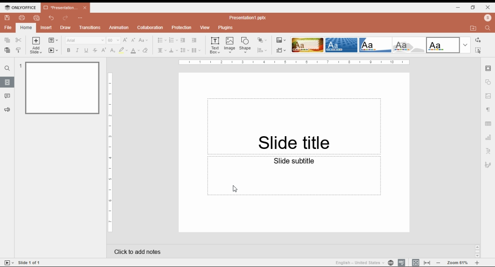 This screenshot has width=495, height=267. Describe the element at coordinates (181, 28) in the screenshot. I see `protection` at that location.